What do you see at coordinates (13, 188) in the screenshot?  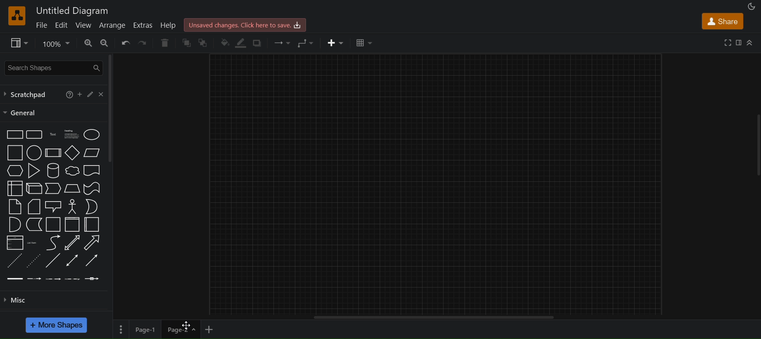 I see `internal storage` at bounding box center [13, 188].